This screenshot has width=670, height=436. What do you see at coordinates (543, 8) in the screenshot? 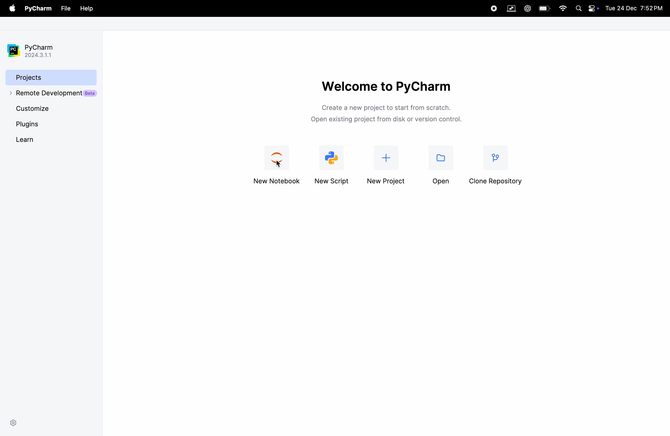
I see `battery` at bounding box center [543, 8].